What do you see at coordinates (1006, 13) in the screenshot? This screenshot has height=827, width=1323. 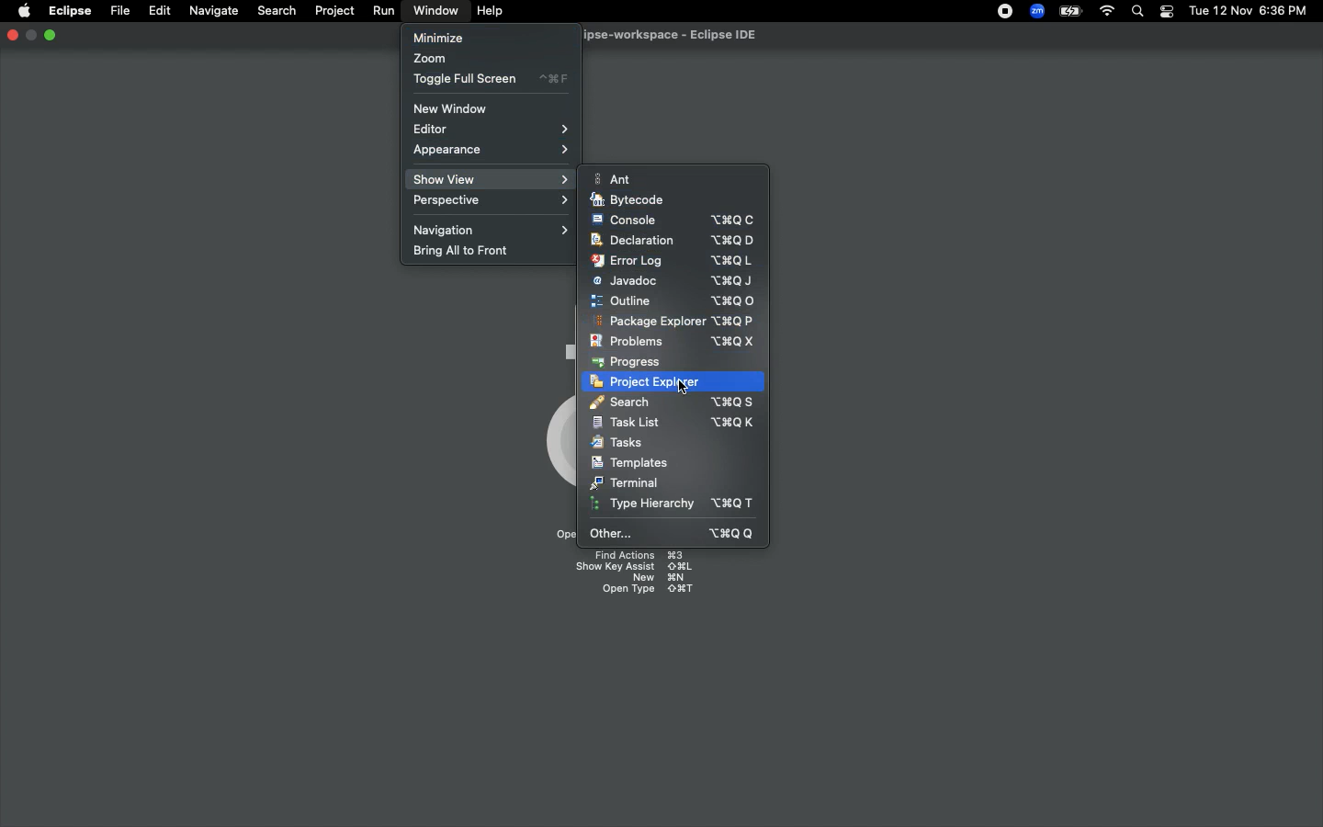 I see `Recording` at bounding box center [1006, 13].